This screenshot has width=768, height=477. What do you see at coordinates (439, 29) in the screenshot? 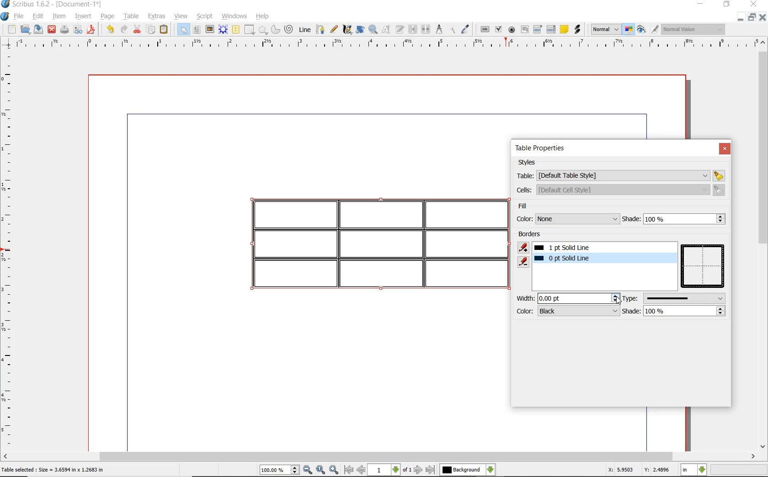
I see `measurements` at bounding box center [439, 29].